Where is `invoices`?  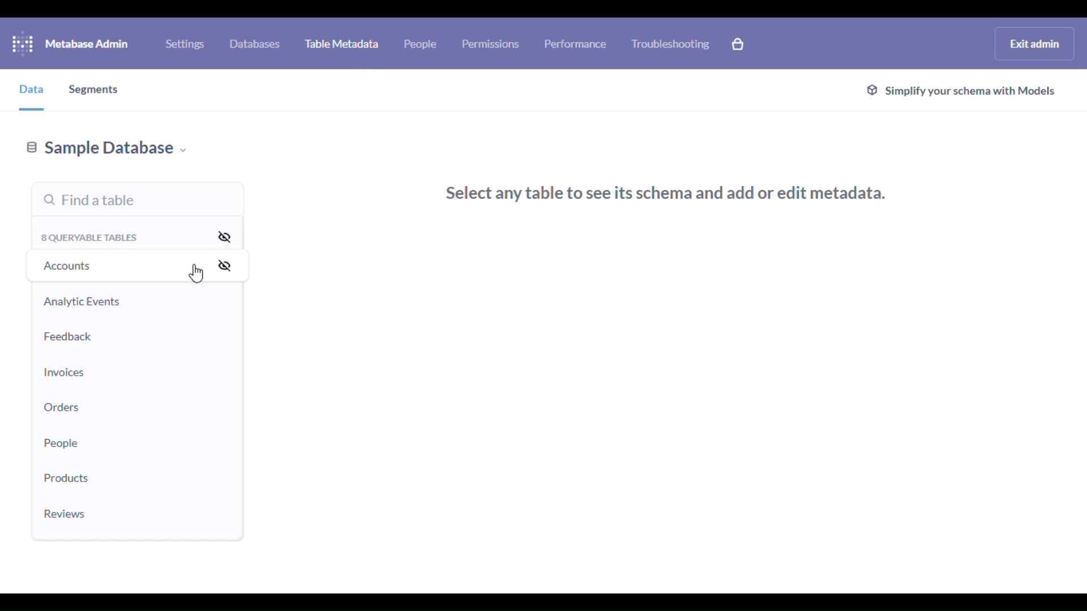
invoices is located at coordinates (65, 373).